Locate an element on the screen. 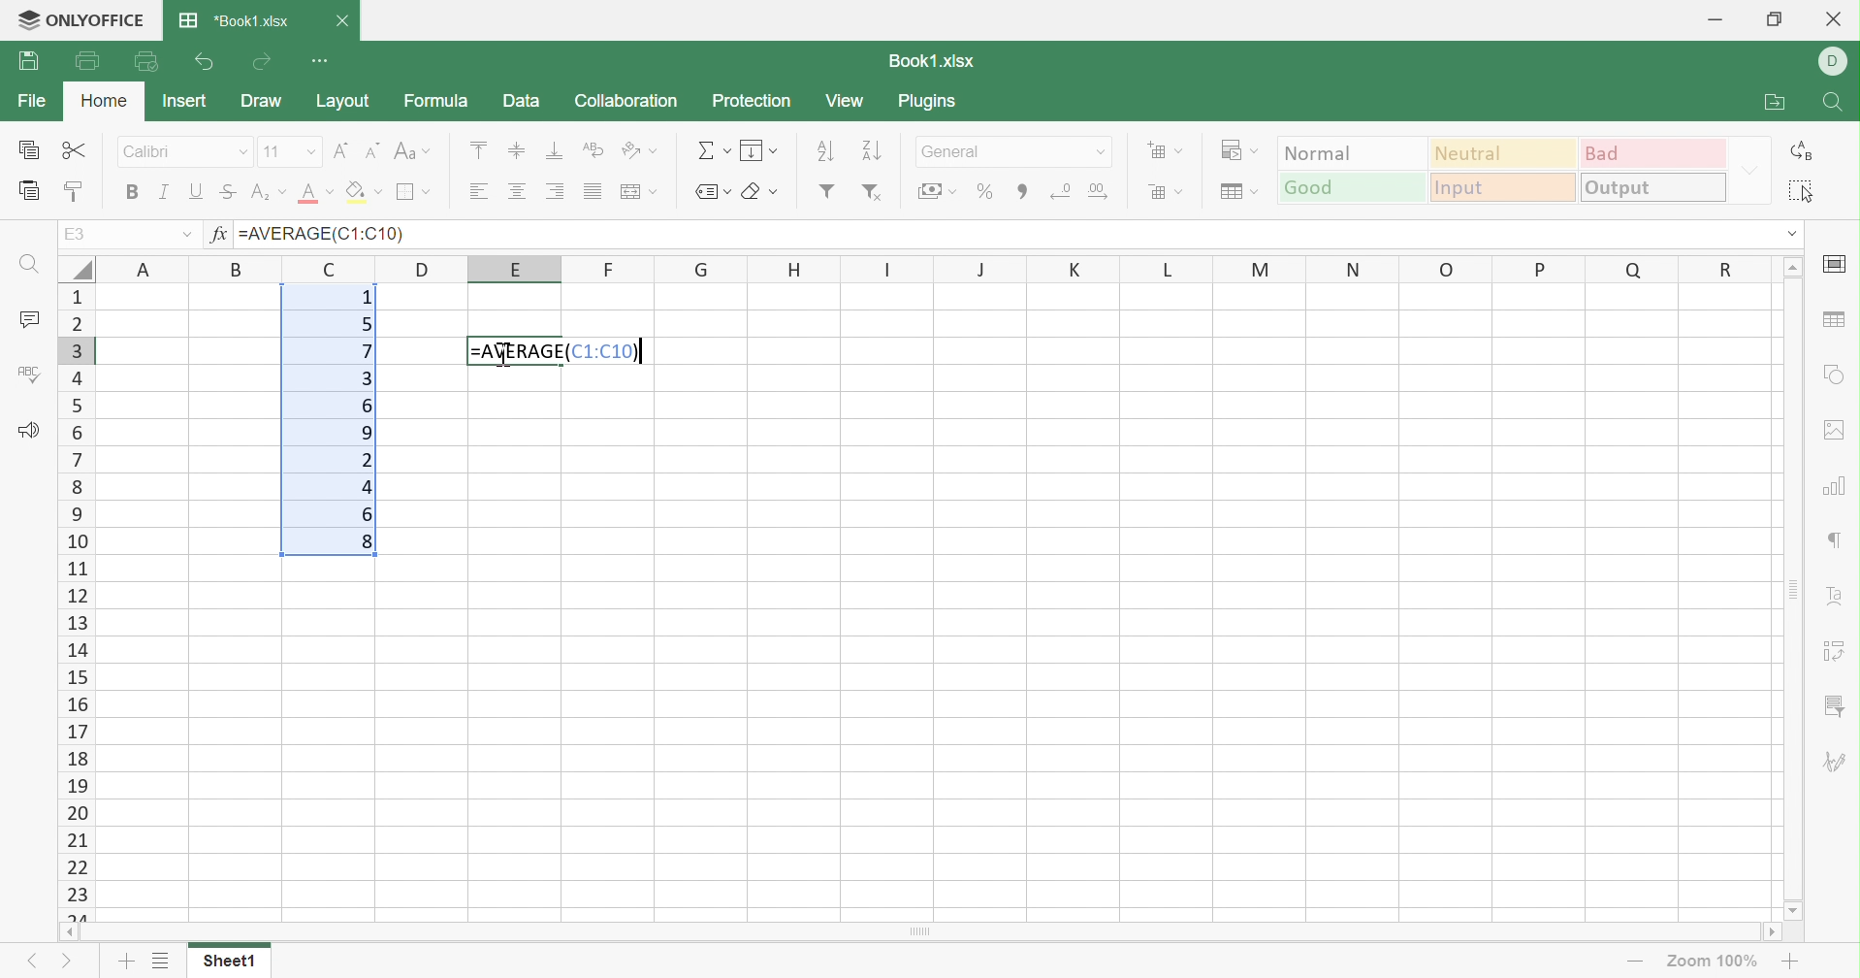 The image size is (1860, 978). Font color is located at coordinates (318, 191).